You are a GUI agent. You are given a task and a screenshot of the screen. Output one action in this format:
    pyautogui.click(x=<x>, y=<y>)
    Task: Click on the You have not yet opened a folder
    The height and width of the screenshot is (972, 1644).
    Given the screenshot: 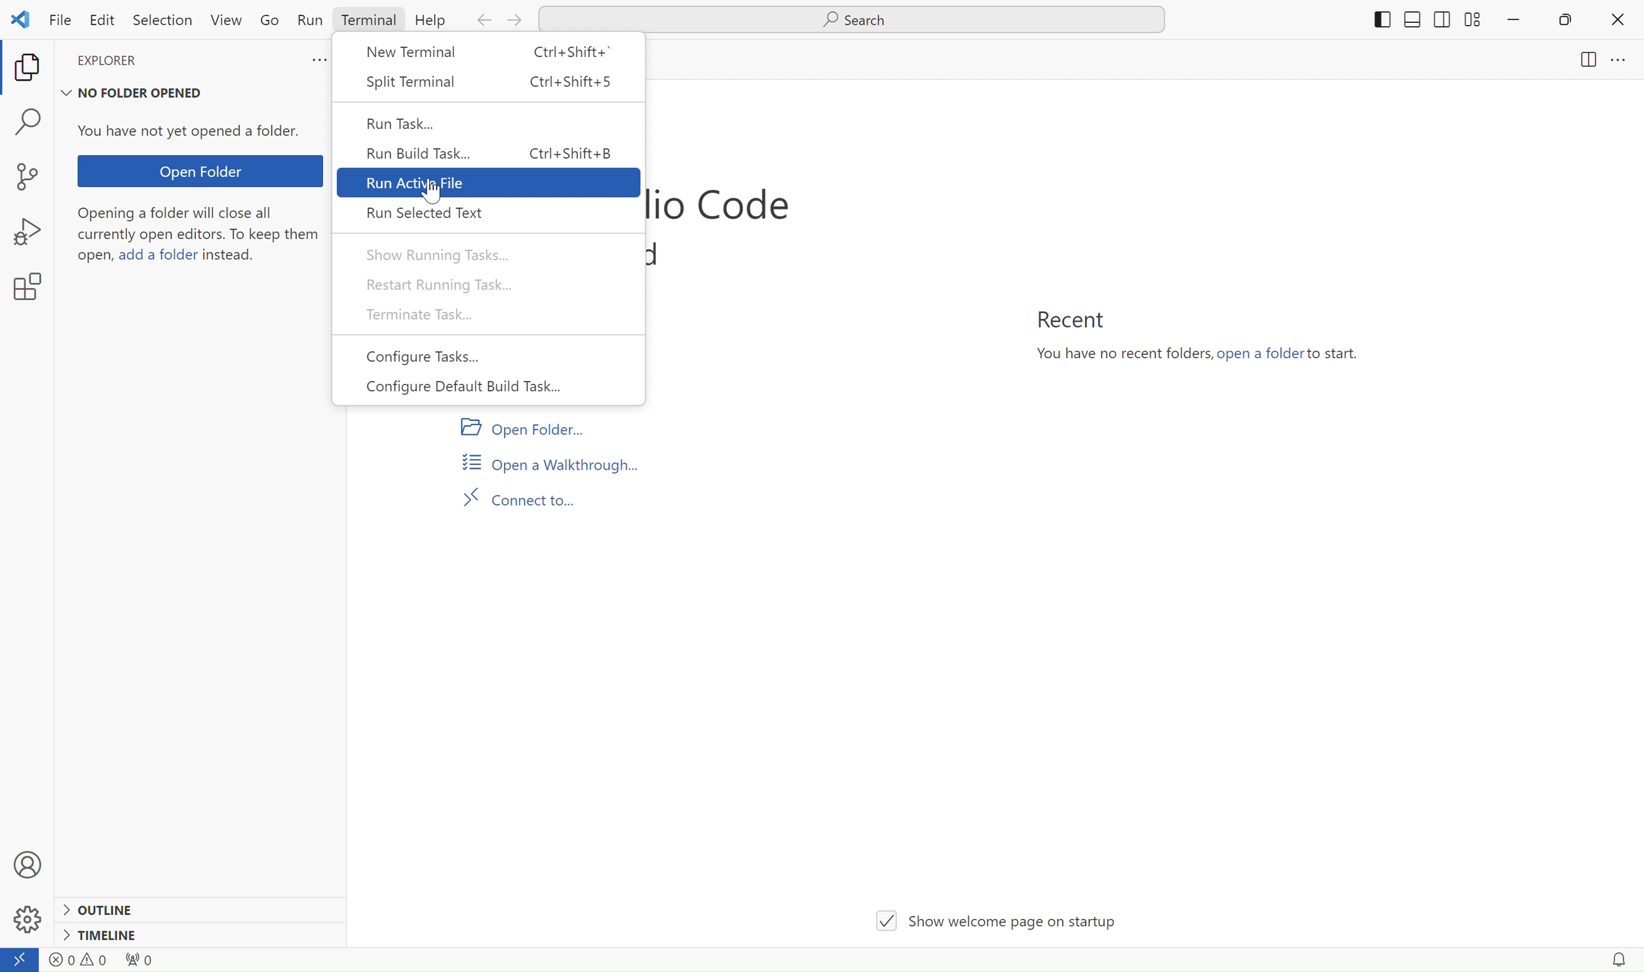 What is the action you would take?
    pyautogui.click(x=196, y=132)
    